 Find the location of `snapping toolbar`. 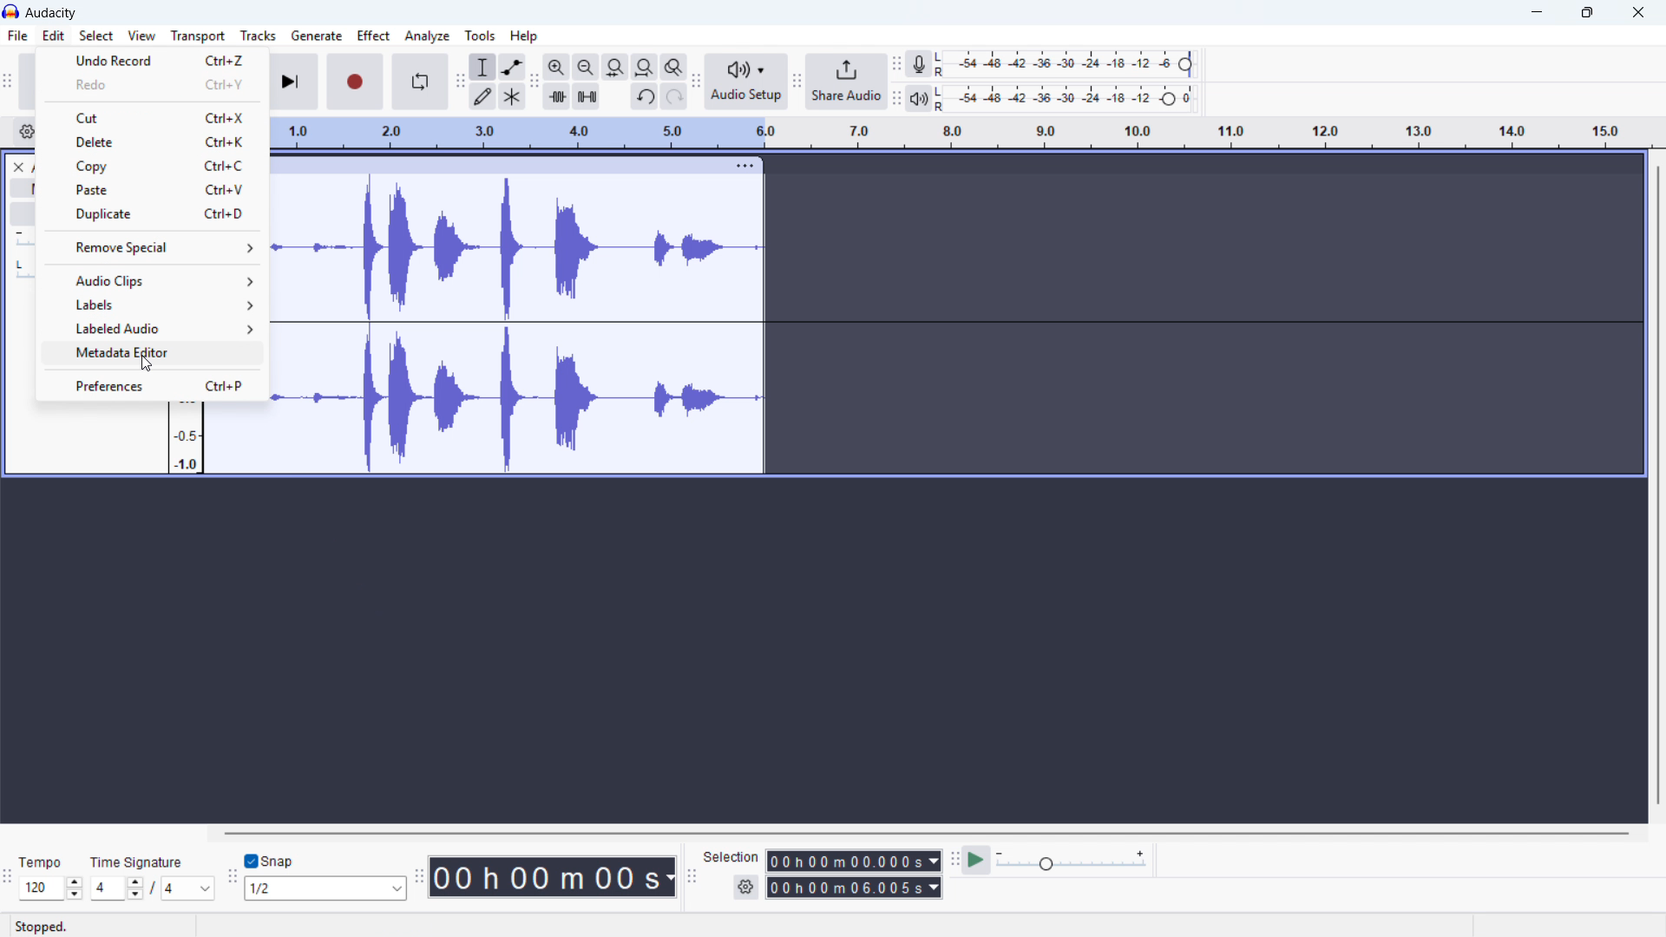

snapping toolbar is located at coordinates (230, 879).